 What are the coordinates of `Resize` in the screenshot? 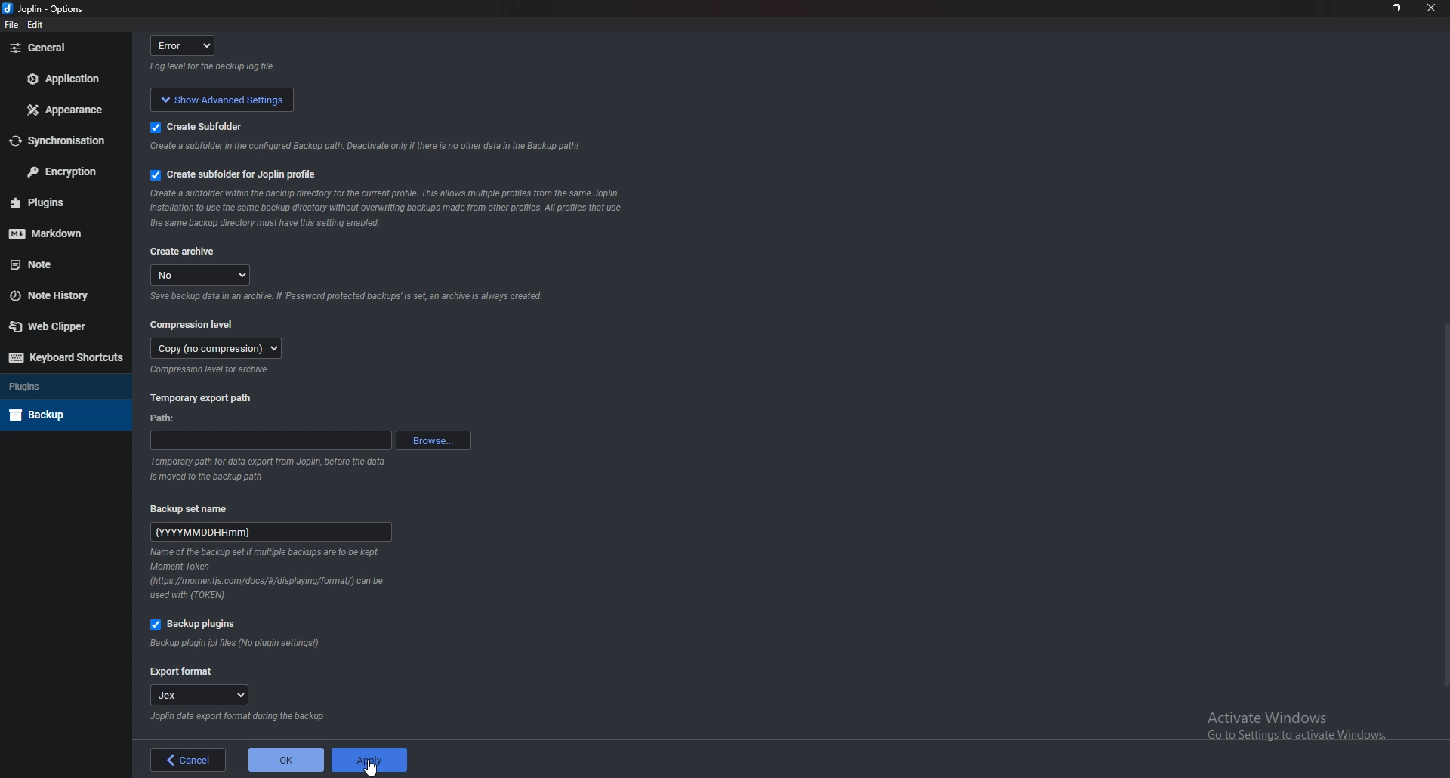 It's located at (1398, 8).